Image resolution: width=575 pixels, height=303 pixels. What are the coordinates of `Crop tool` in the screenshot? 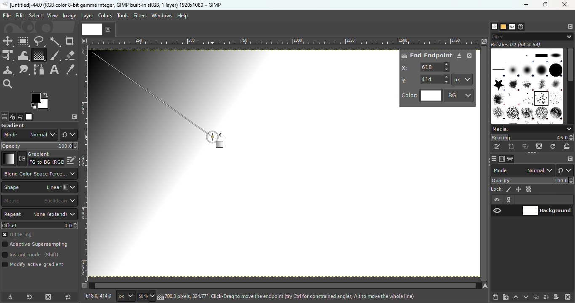 It's located at (70, 41).